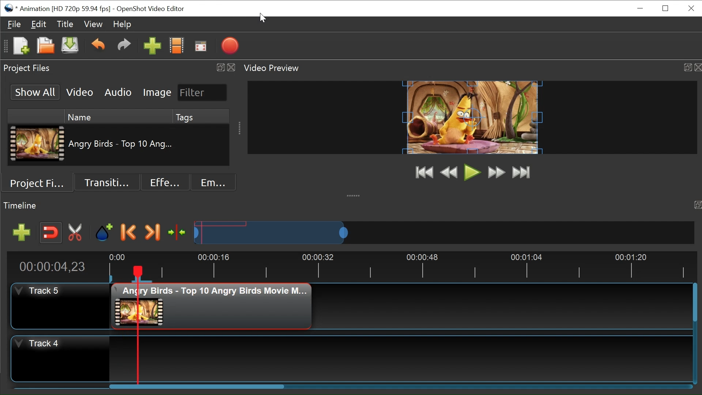 Image resolution: width=702 pixels, height=395 pixels. I want to click on Jump to Start, so click(425, 173).